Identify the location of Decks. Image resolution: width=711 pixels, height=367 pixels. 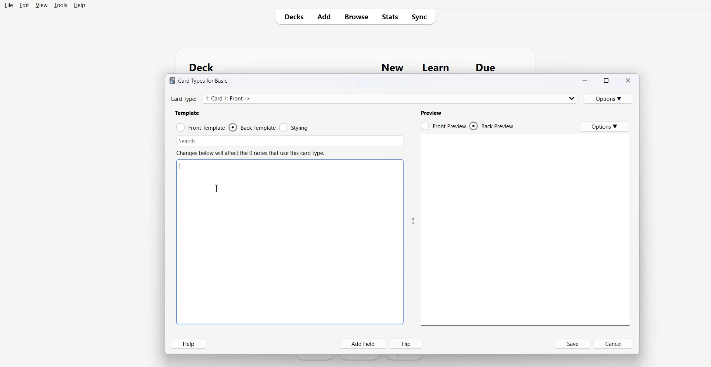
(291, 17).